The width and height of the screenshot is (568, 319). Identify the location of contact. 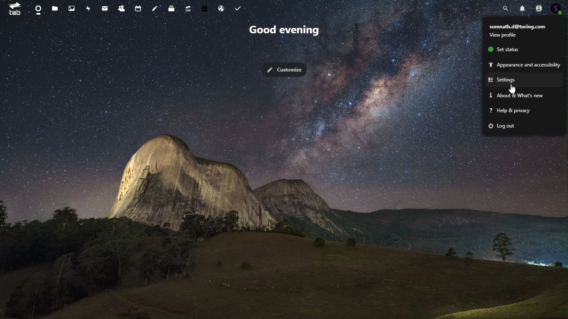
(539, 8).